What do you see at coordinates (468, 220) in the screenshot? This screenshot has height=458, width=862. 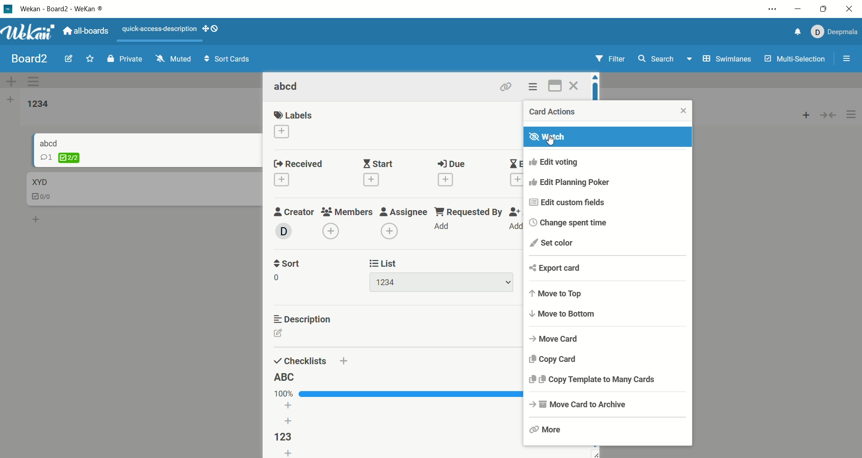 I see `requested by` at bounding box center [468, 220].